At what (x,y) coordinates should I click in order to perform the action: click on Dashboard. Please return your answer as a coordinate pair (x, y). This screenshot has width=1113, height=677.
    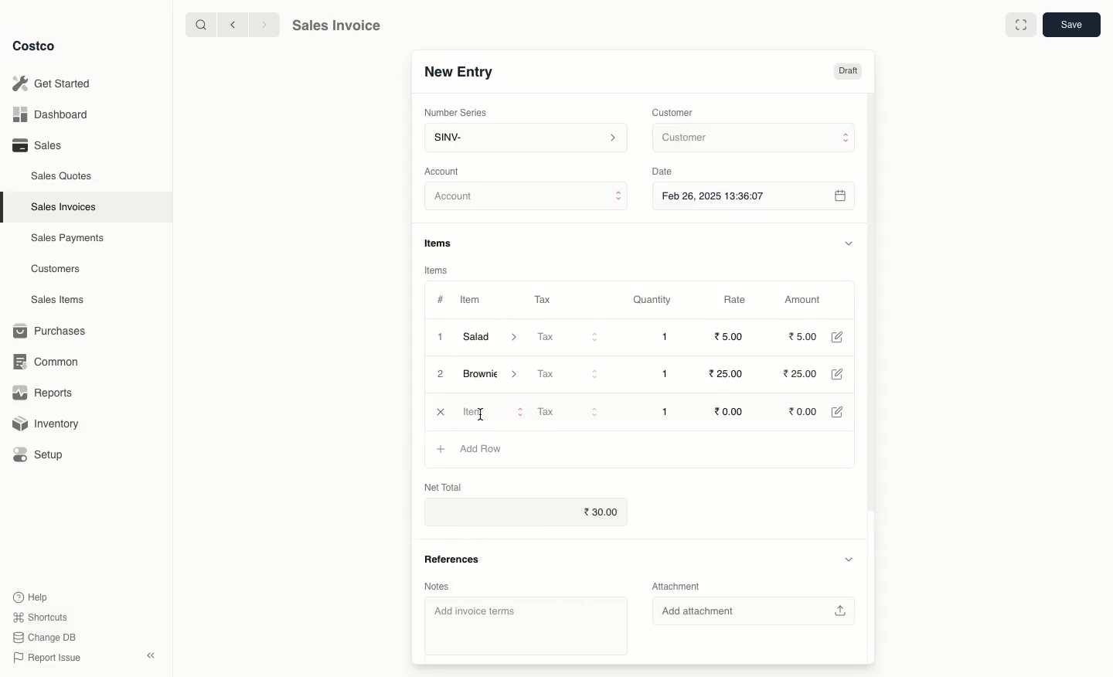
    Looking at the image, I should click on (48, 115).